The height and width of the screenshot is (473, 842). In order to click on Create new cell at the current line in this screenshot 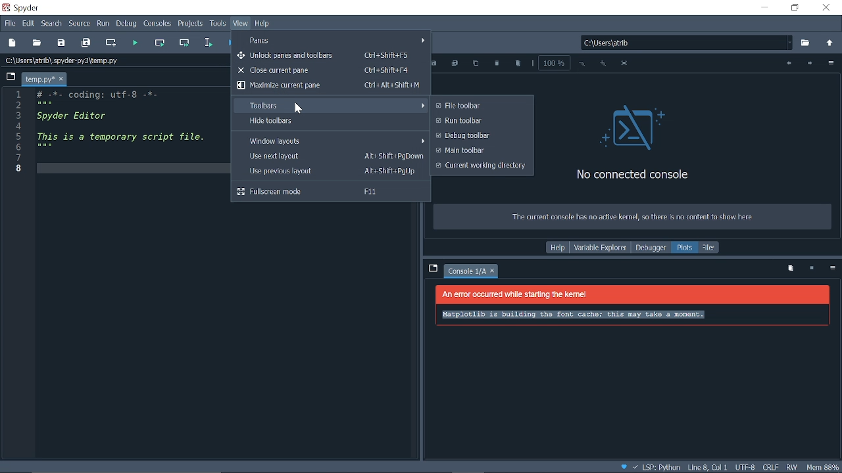, I will do `click(112, 43)`.